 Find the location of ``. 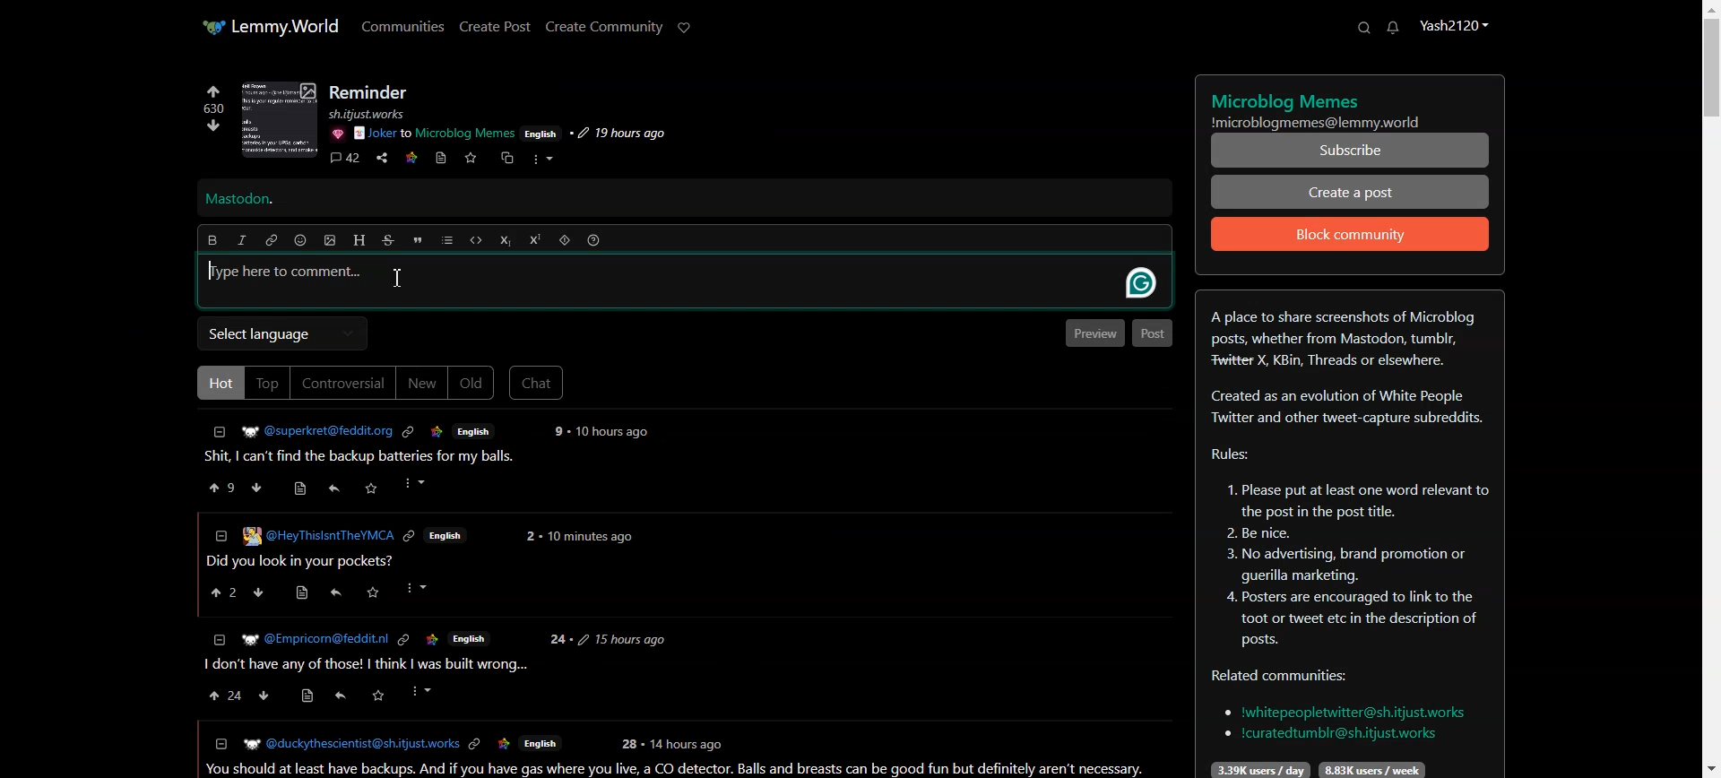

 is located at coordinates (298, 593).